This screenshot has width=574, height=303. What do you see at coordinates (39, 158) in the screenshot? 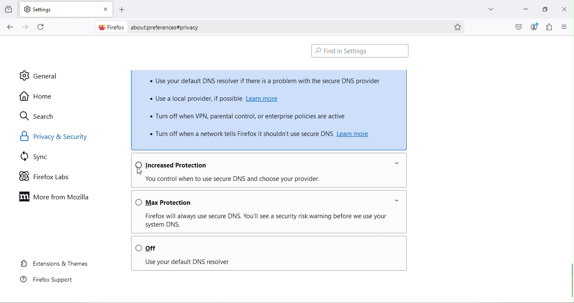
I see `Sync` at bounding box center [39, 158].